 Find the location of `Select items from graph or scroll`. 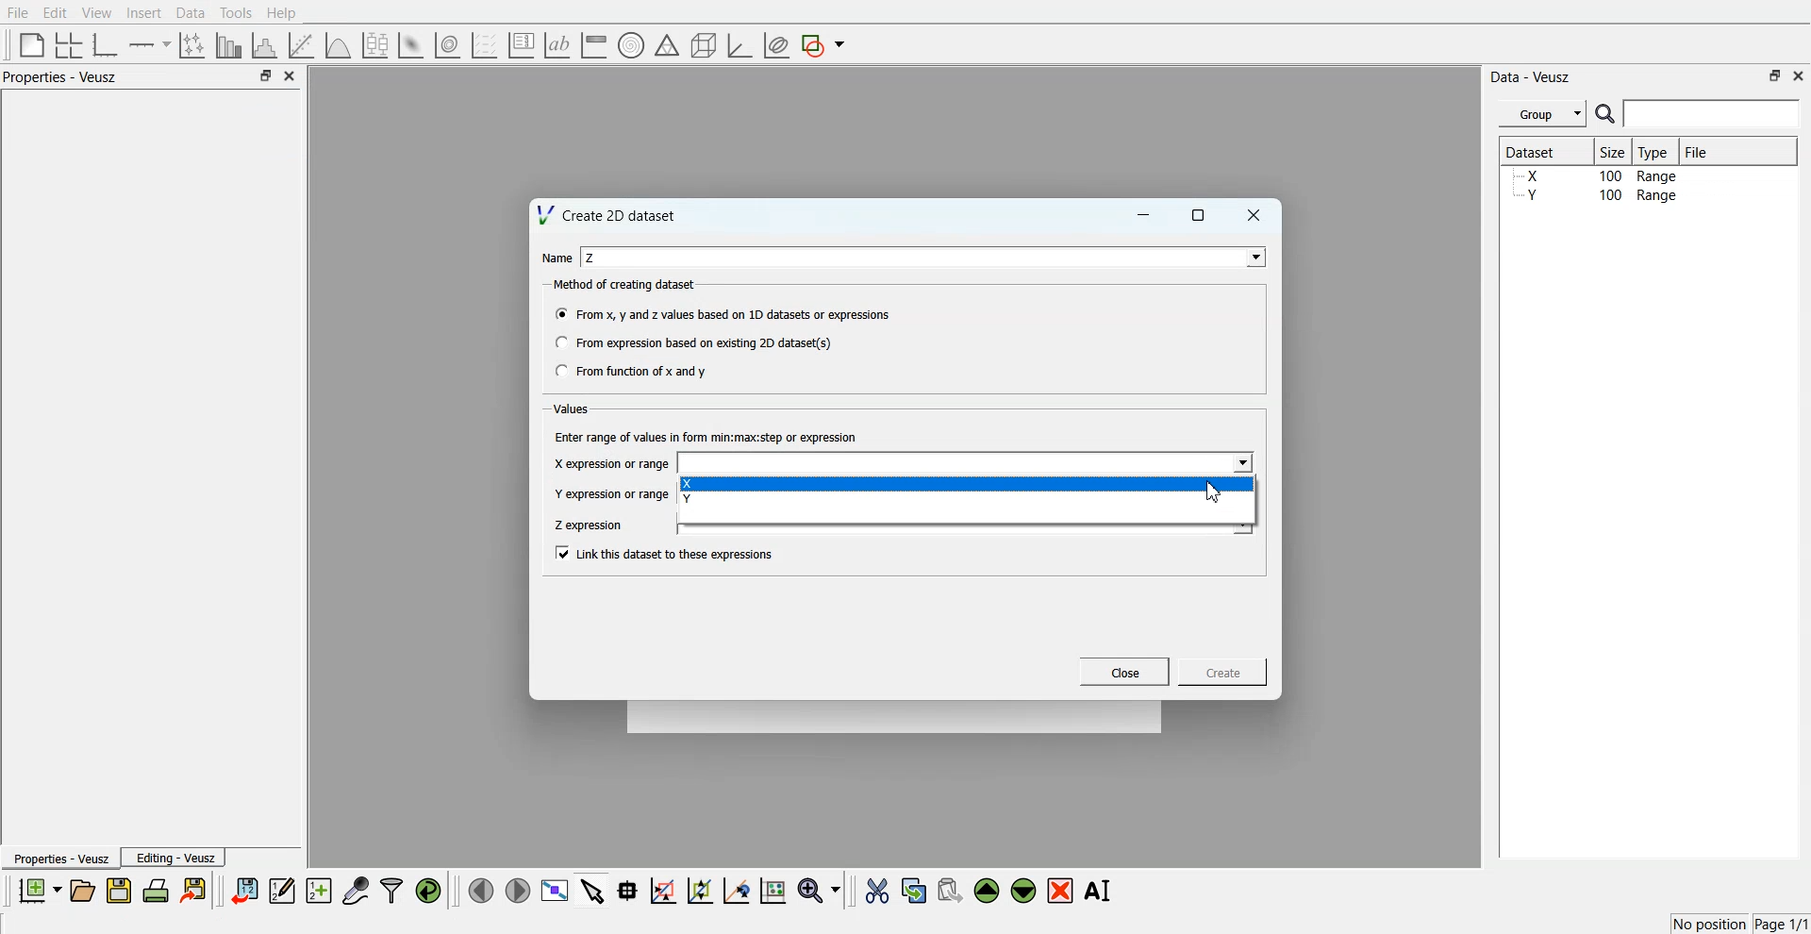

Select items from graph or scroll is located at coordinates (593, 889).